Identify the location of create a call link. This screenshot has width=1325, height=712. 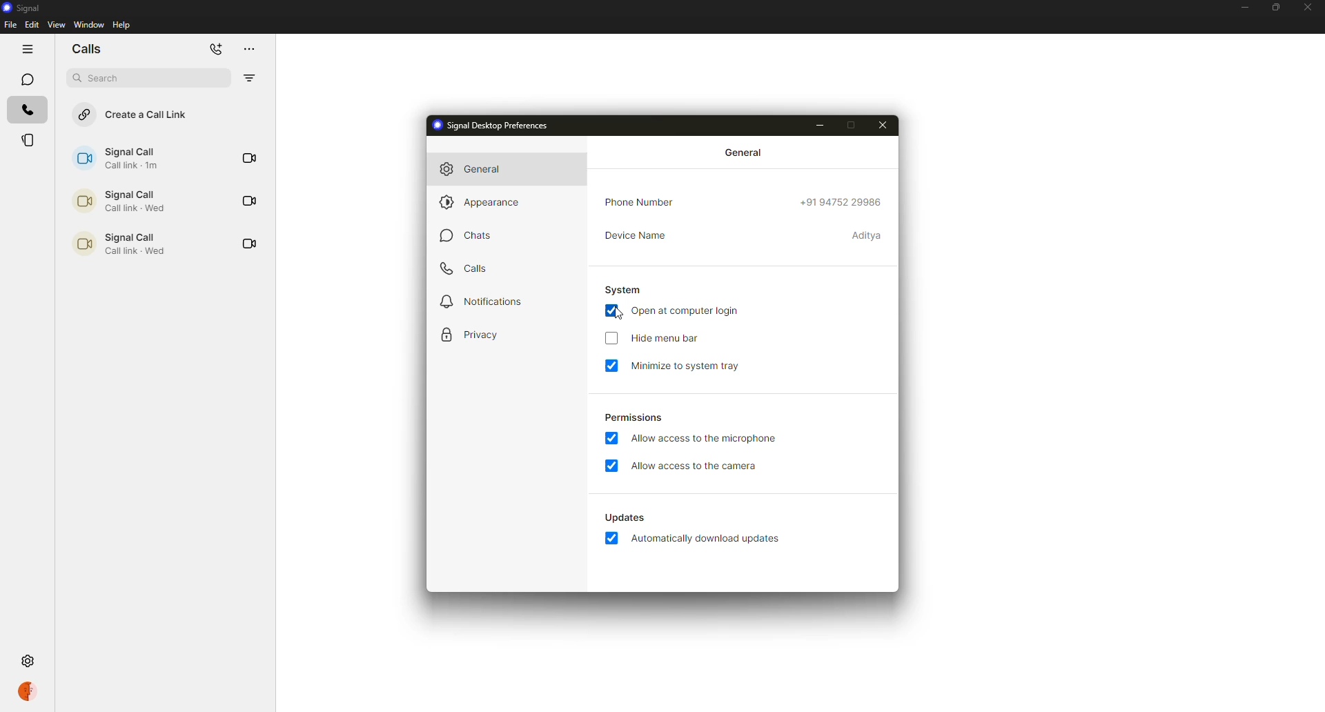
(132, 115).